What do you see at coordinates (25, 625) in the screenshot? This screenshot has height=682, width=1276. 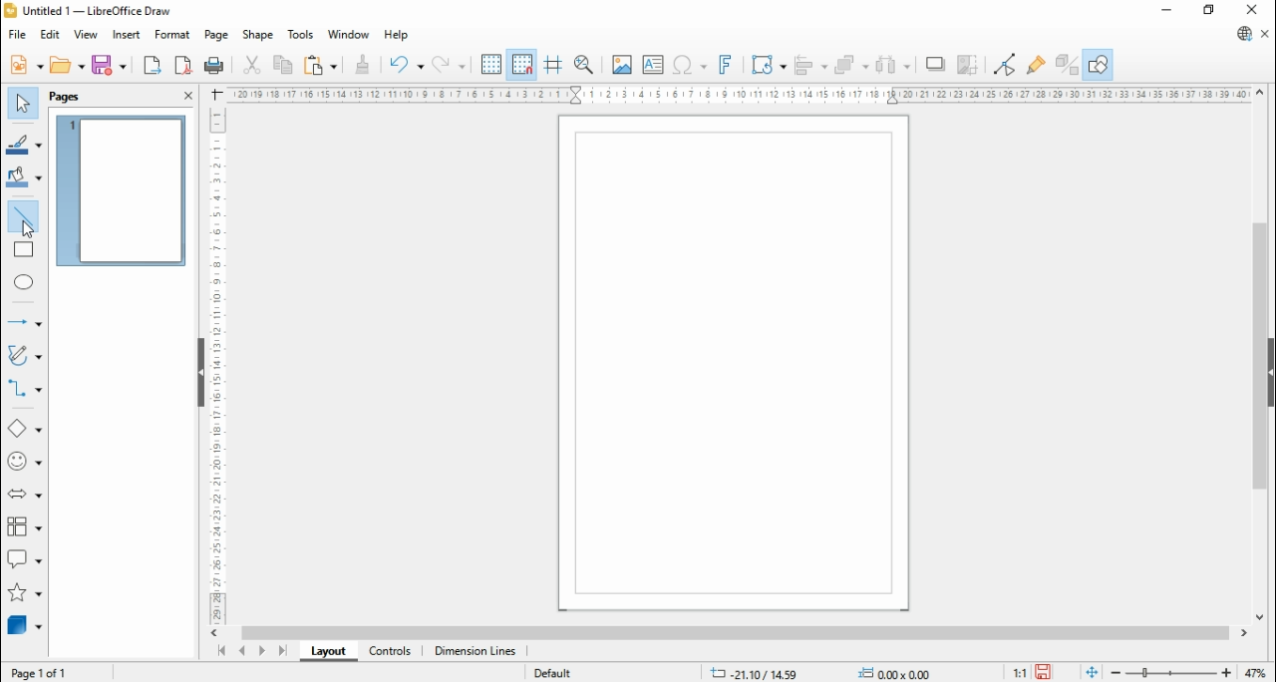 I see `3D objects` at bounding box center [25, 625].